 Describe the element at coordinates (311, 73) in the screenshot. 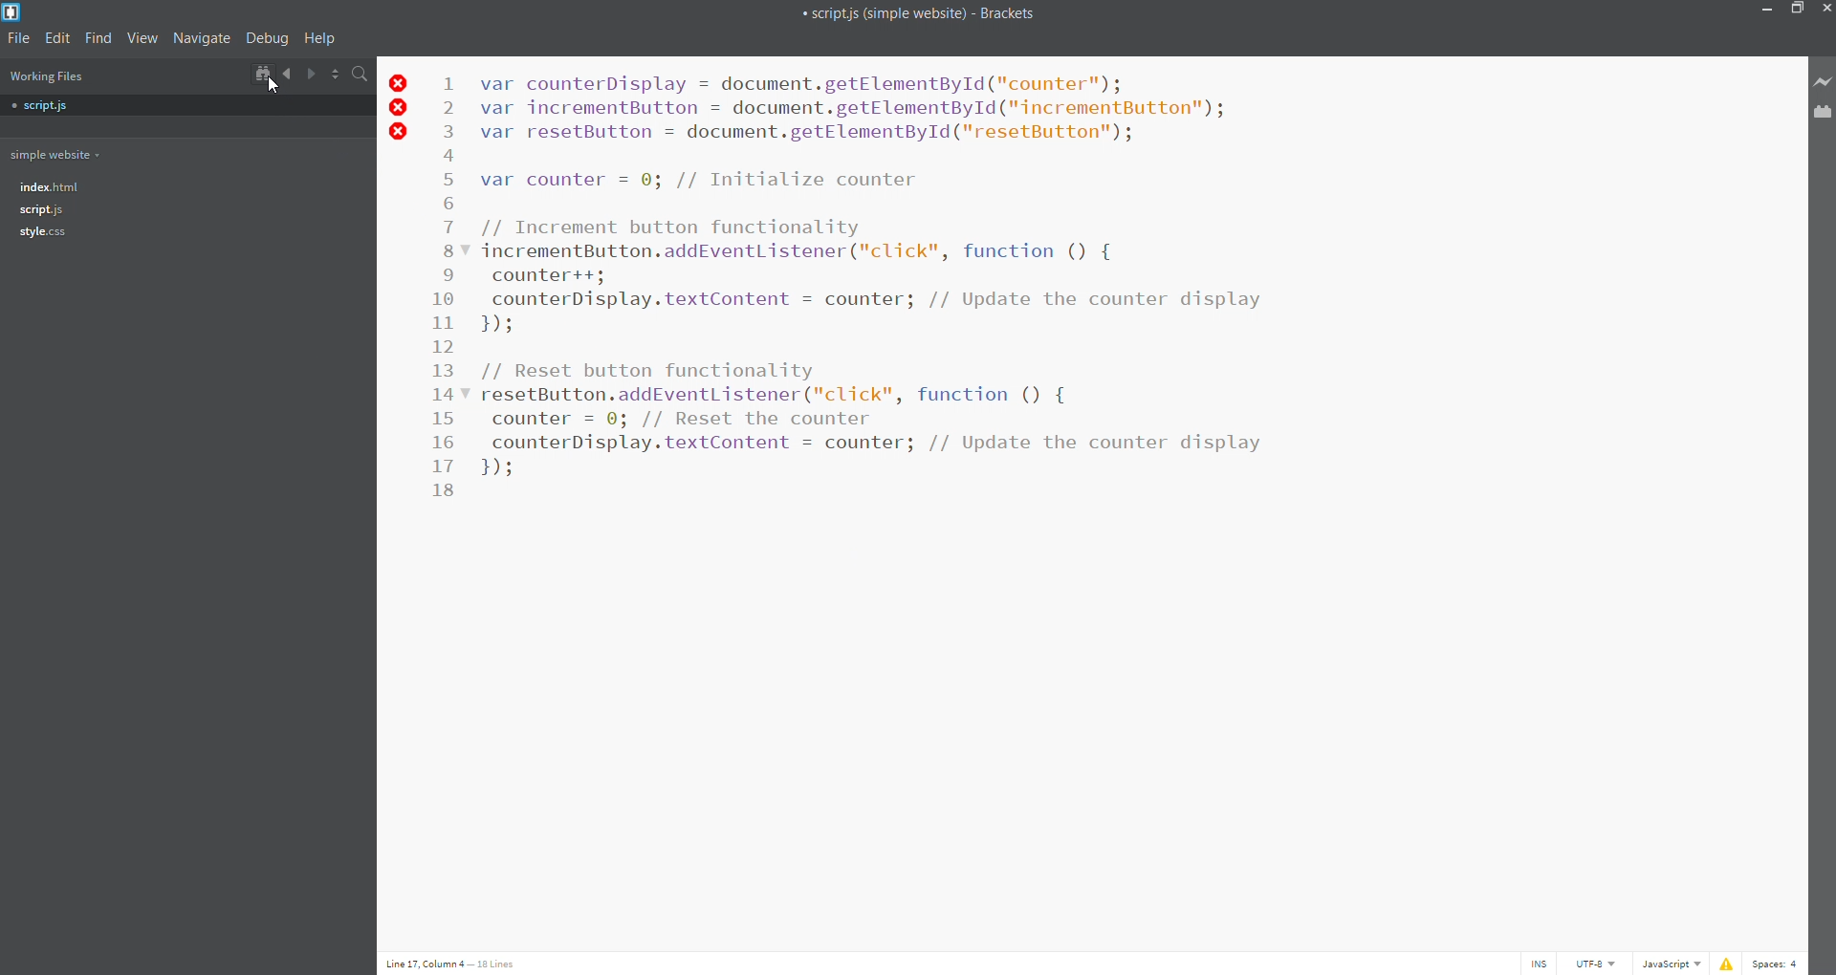

I see `navigate forward` at that location.